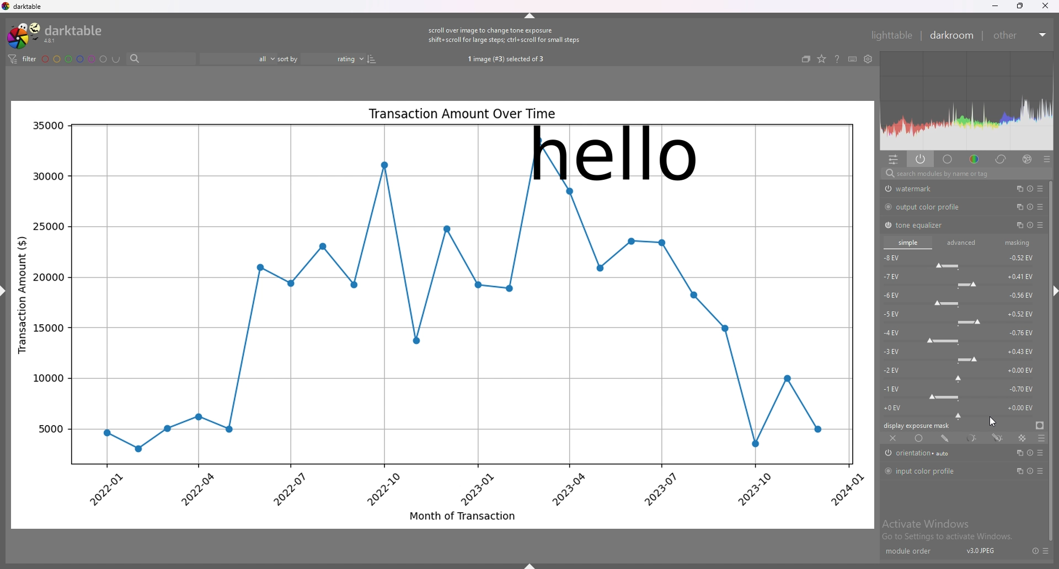 The width and height of the screenshot is (1059, 569). Describe the element at coordinates (975, 159) in the screenshot. I see `color` at that location.